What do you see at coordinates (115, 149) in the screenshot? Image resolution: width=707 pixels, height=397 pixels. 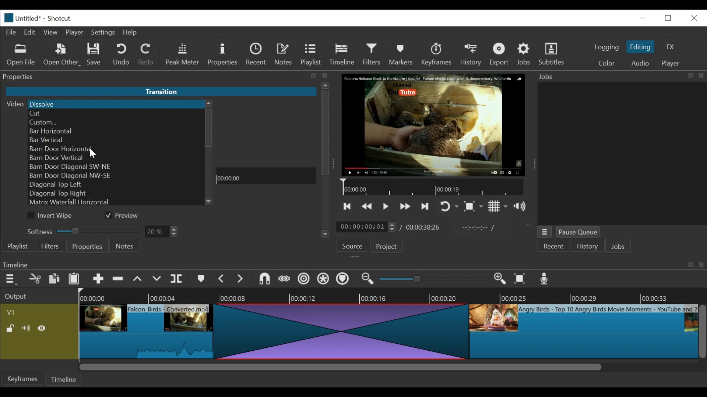 I see `Bar Door Horizontal` at bounding box center [115, 149].